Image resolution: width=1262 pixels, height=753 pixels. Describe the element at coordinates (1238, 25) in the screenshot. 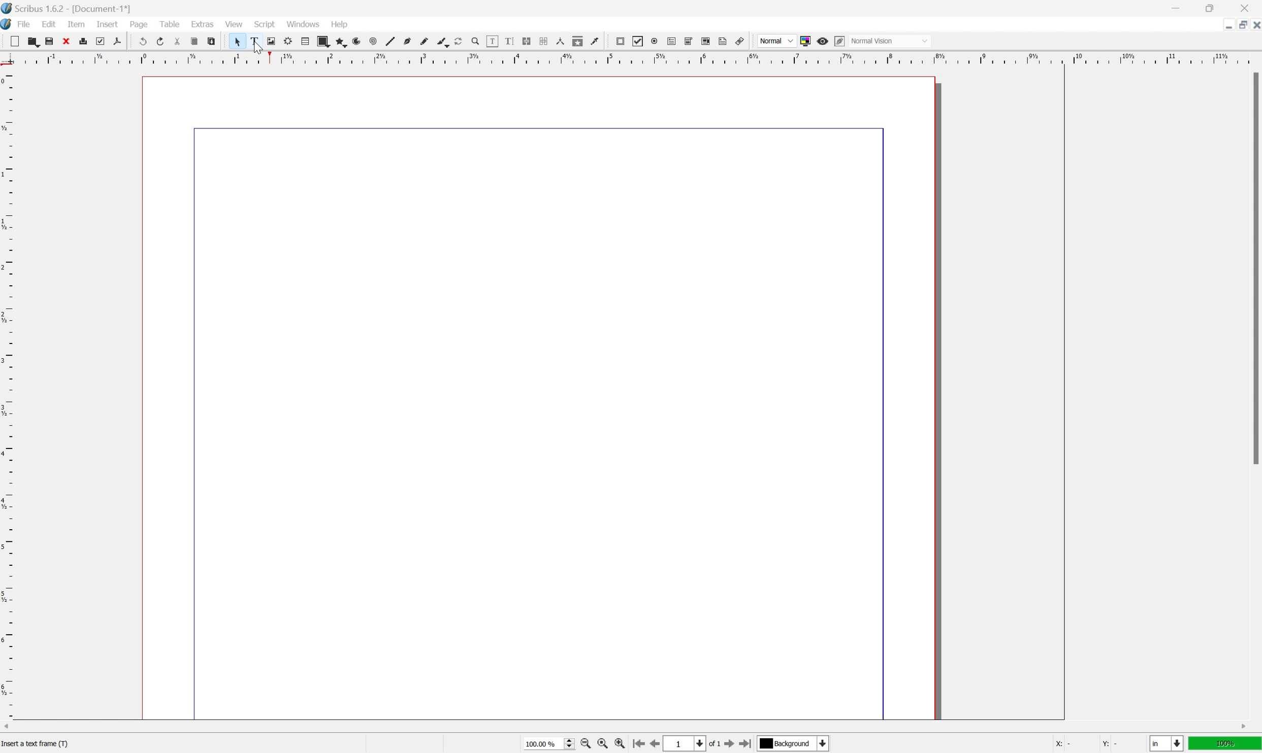

I see `restore down` at that location.